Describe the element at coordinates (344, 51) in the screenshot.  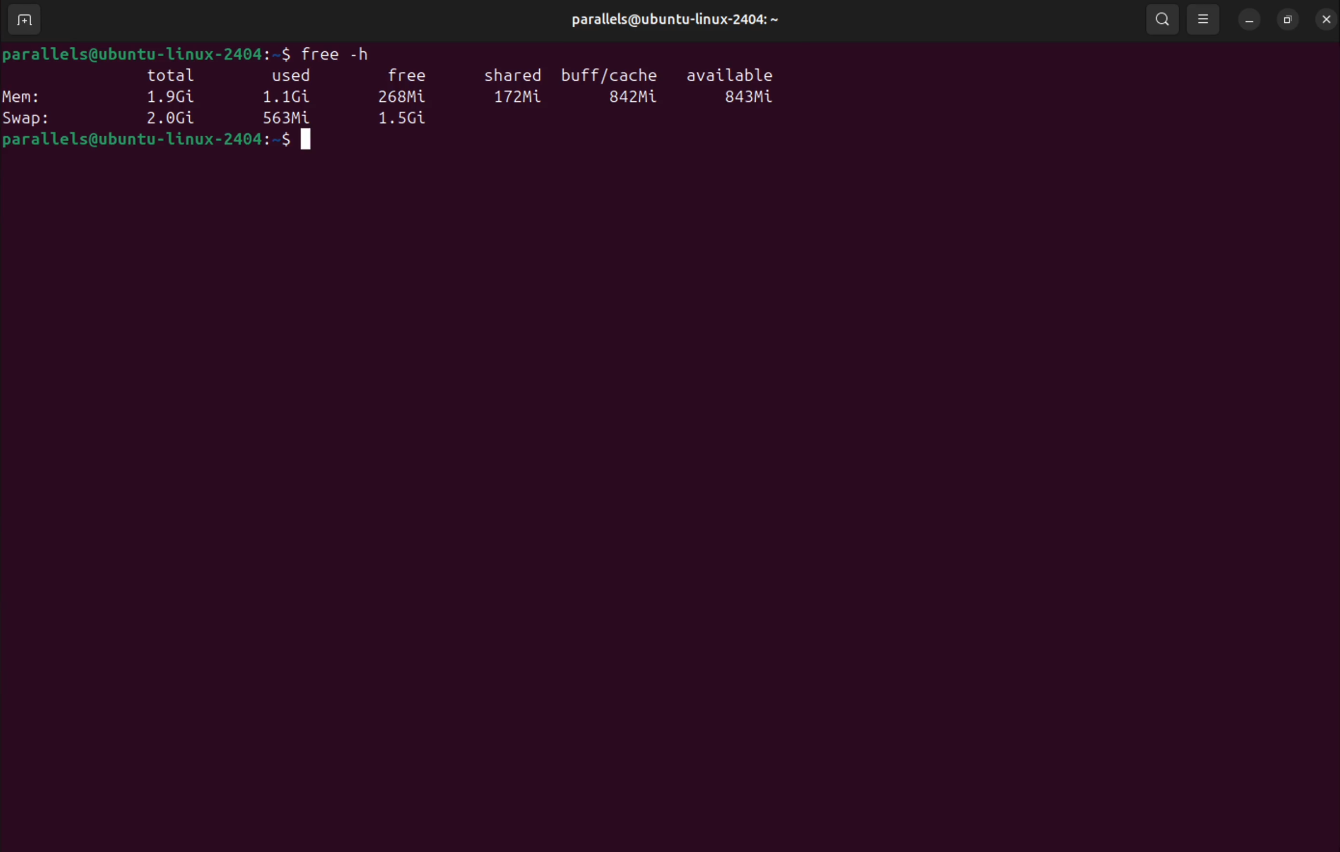
I see `free -h` at that location.